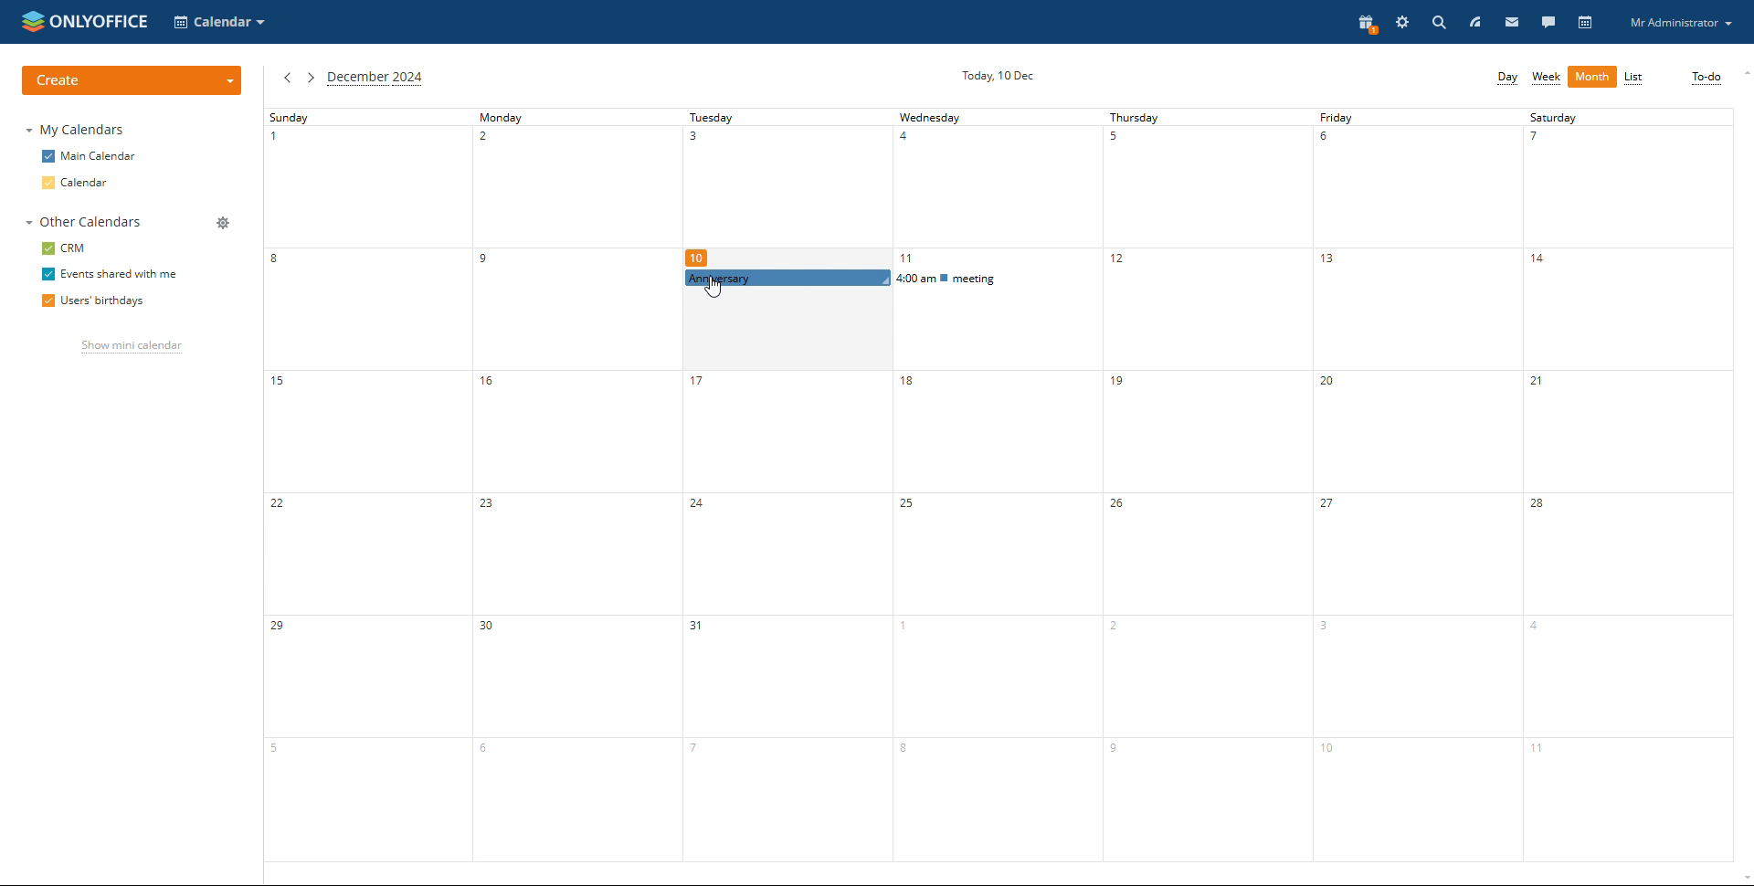  I want to click on feed, so click(1474, 22).